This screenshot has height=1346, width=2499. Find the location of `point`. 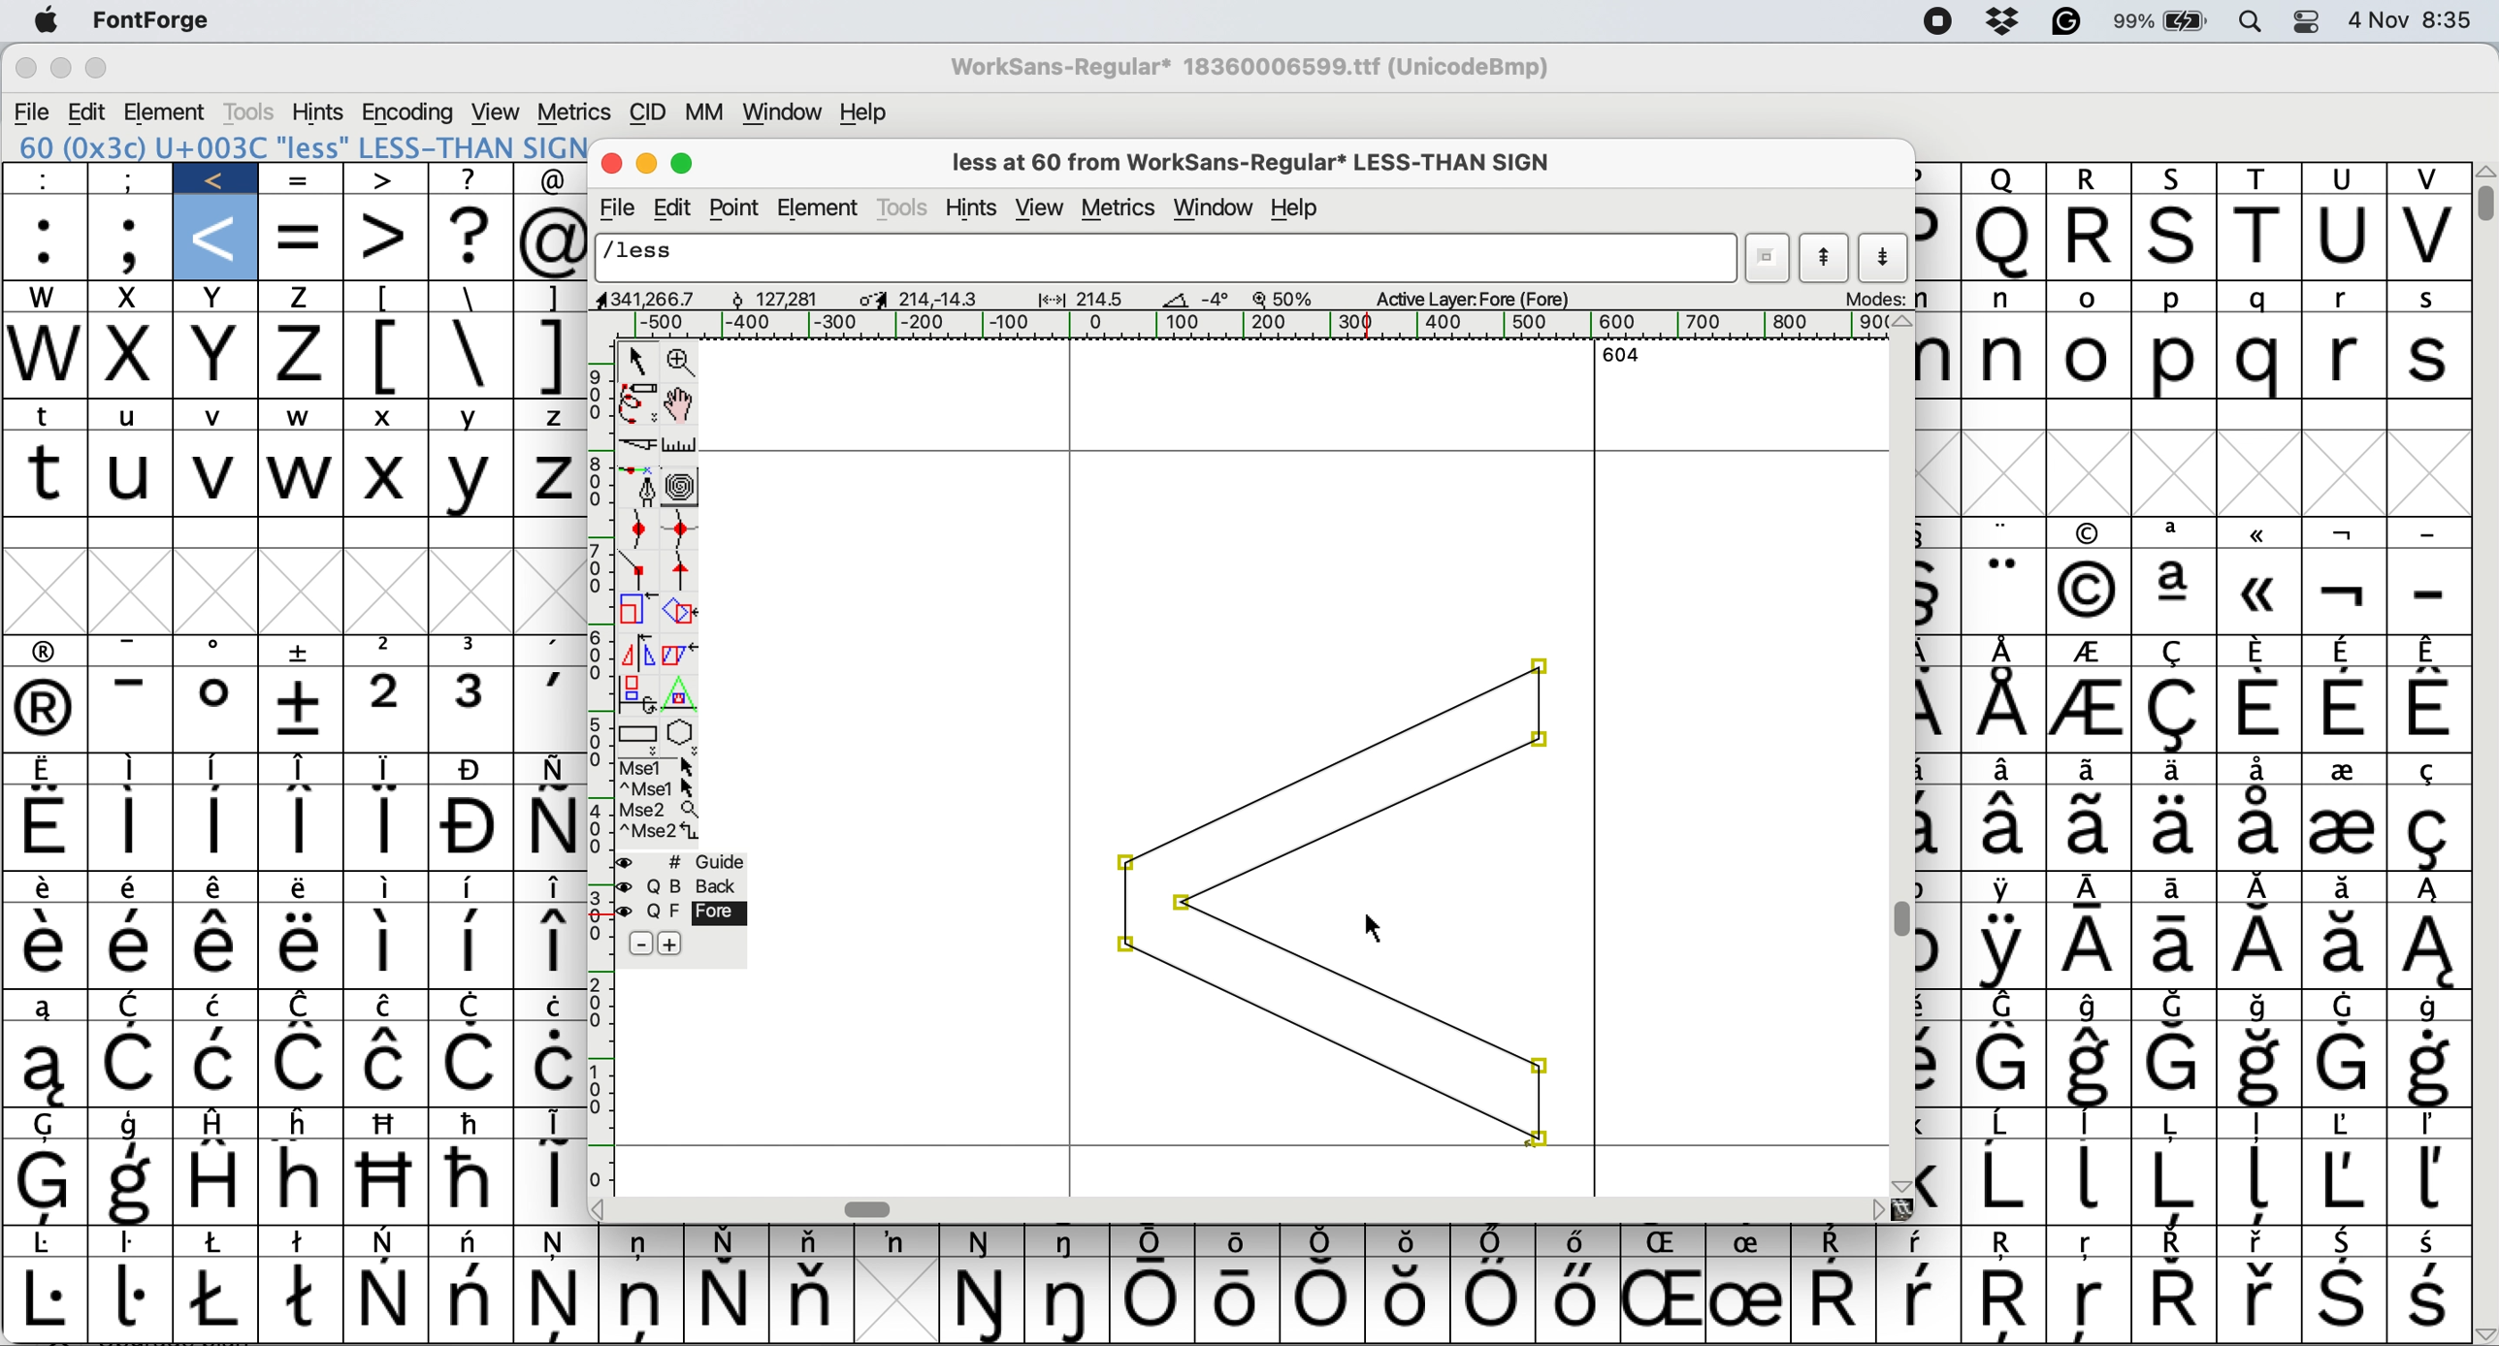

point is located at coordinates (739, 208).